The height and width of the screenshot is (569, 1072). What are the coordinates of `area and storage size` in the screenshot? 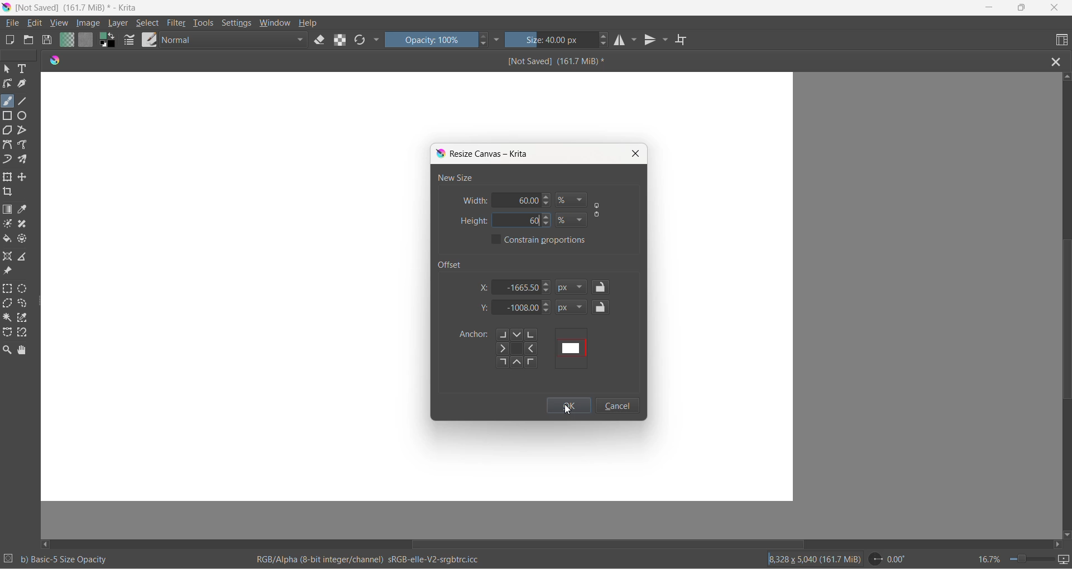 It's located at (815, 558).